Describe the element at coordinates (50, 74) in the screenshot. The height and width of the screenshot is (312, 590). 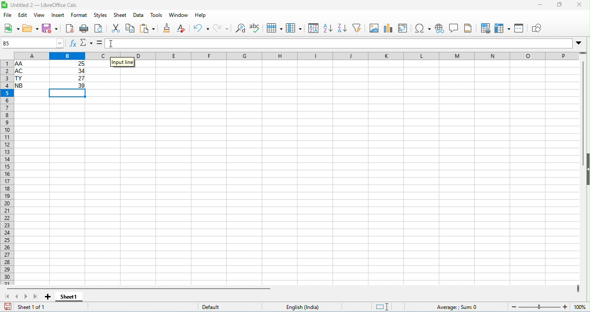
I see `range of cells` at that location.